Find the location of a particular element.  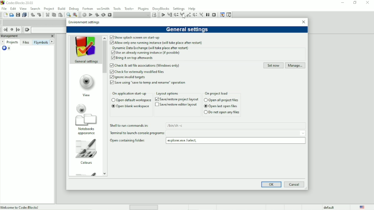

DoxyBlocks is located at coordinates (160, 9).